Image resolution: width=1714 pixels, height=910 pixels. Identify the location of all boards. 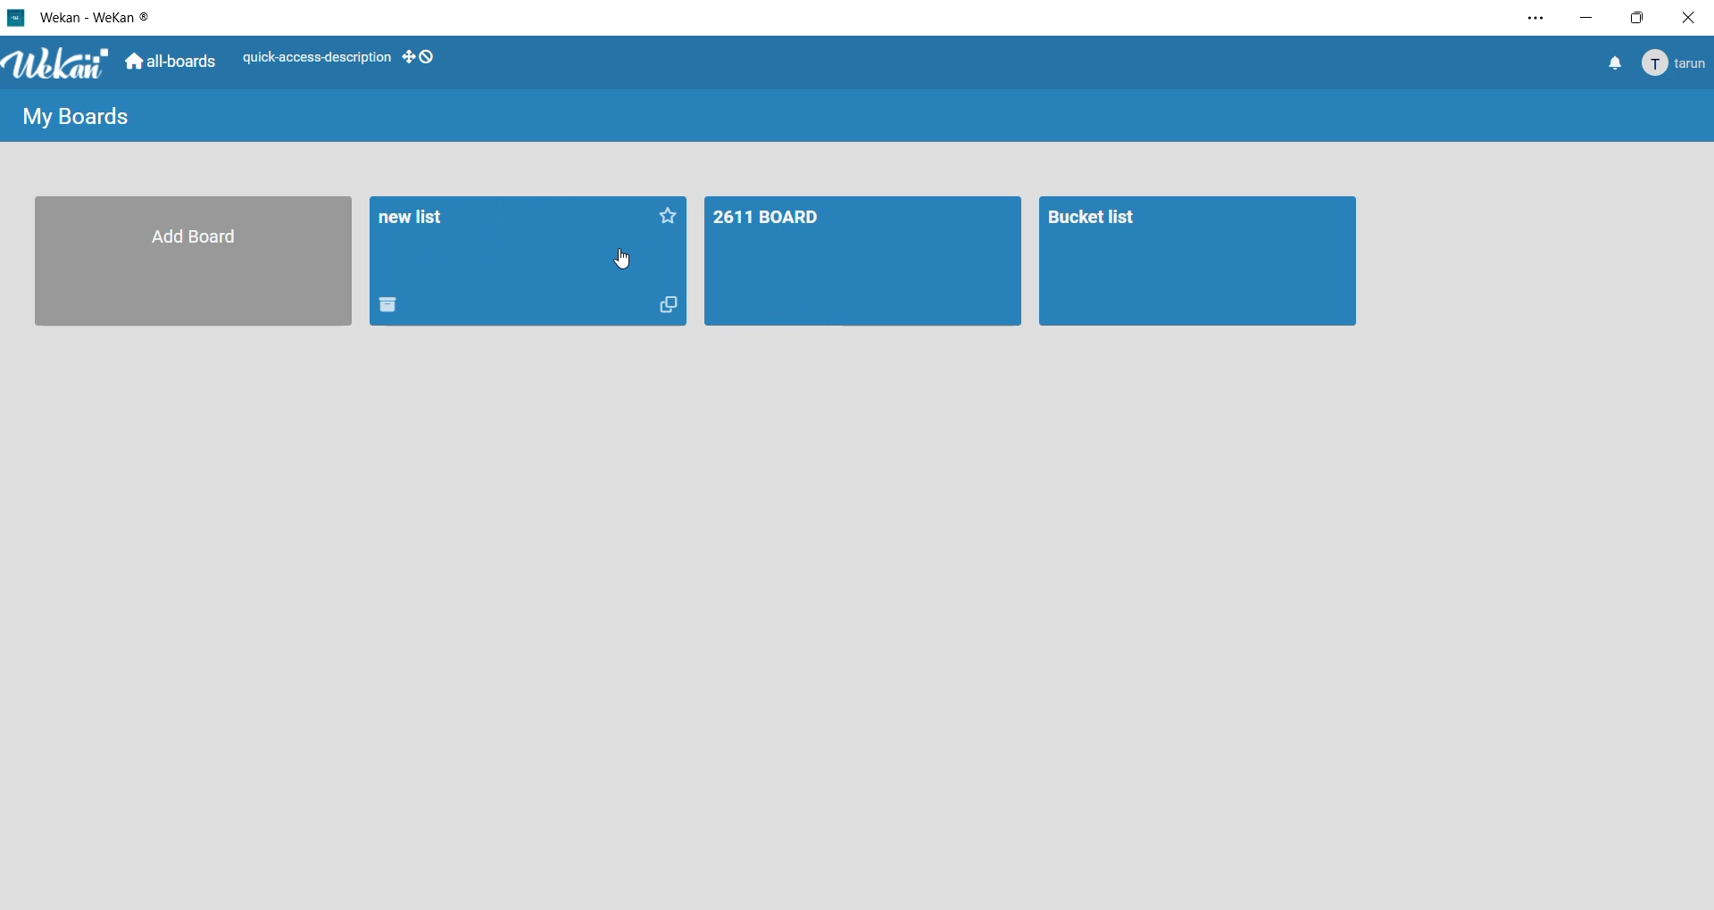
(172, 63).